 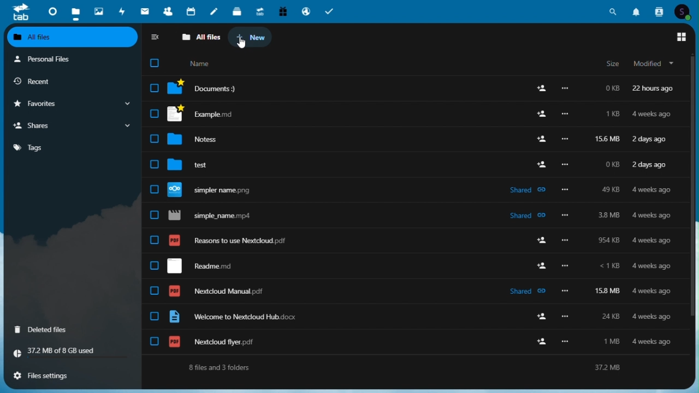 I want to click on check box, so click(x=154, y=290).